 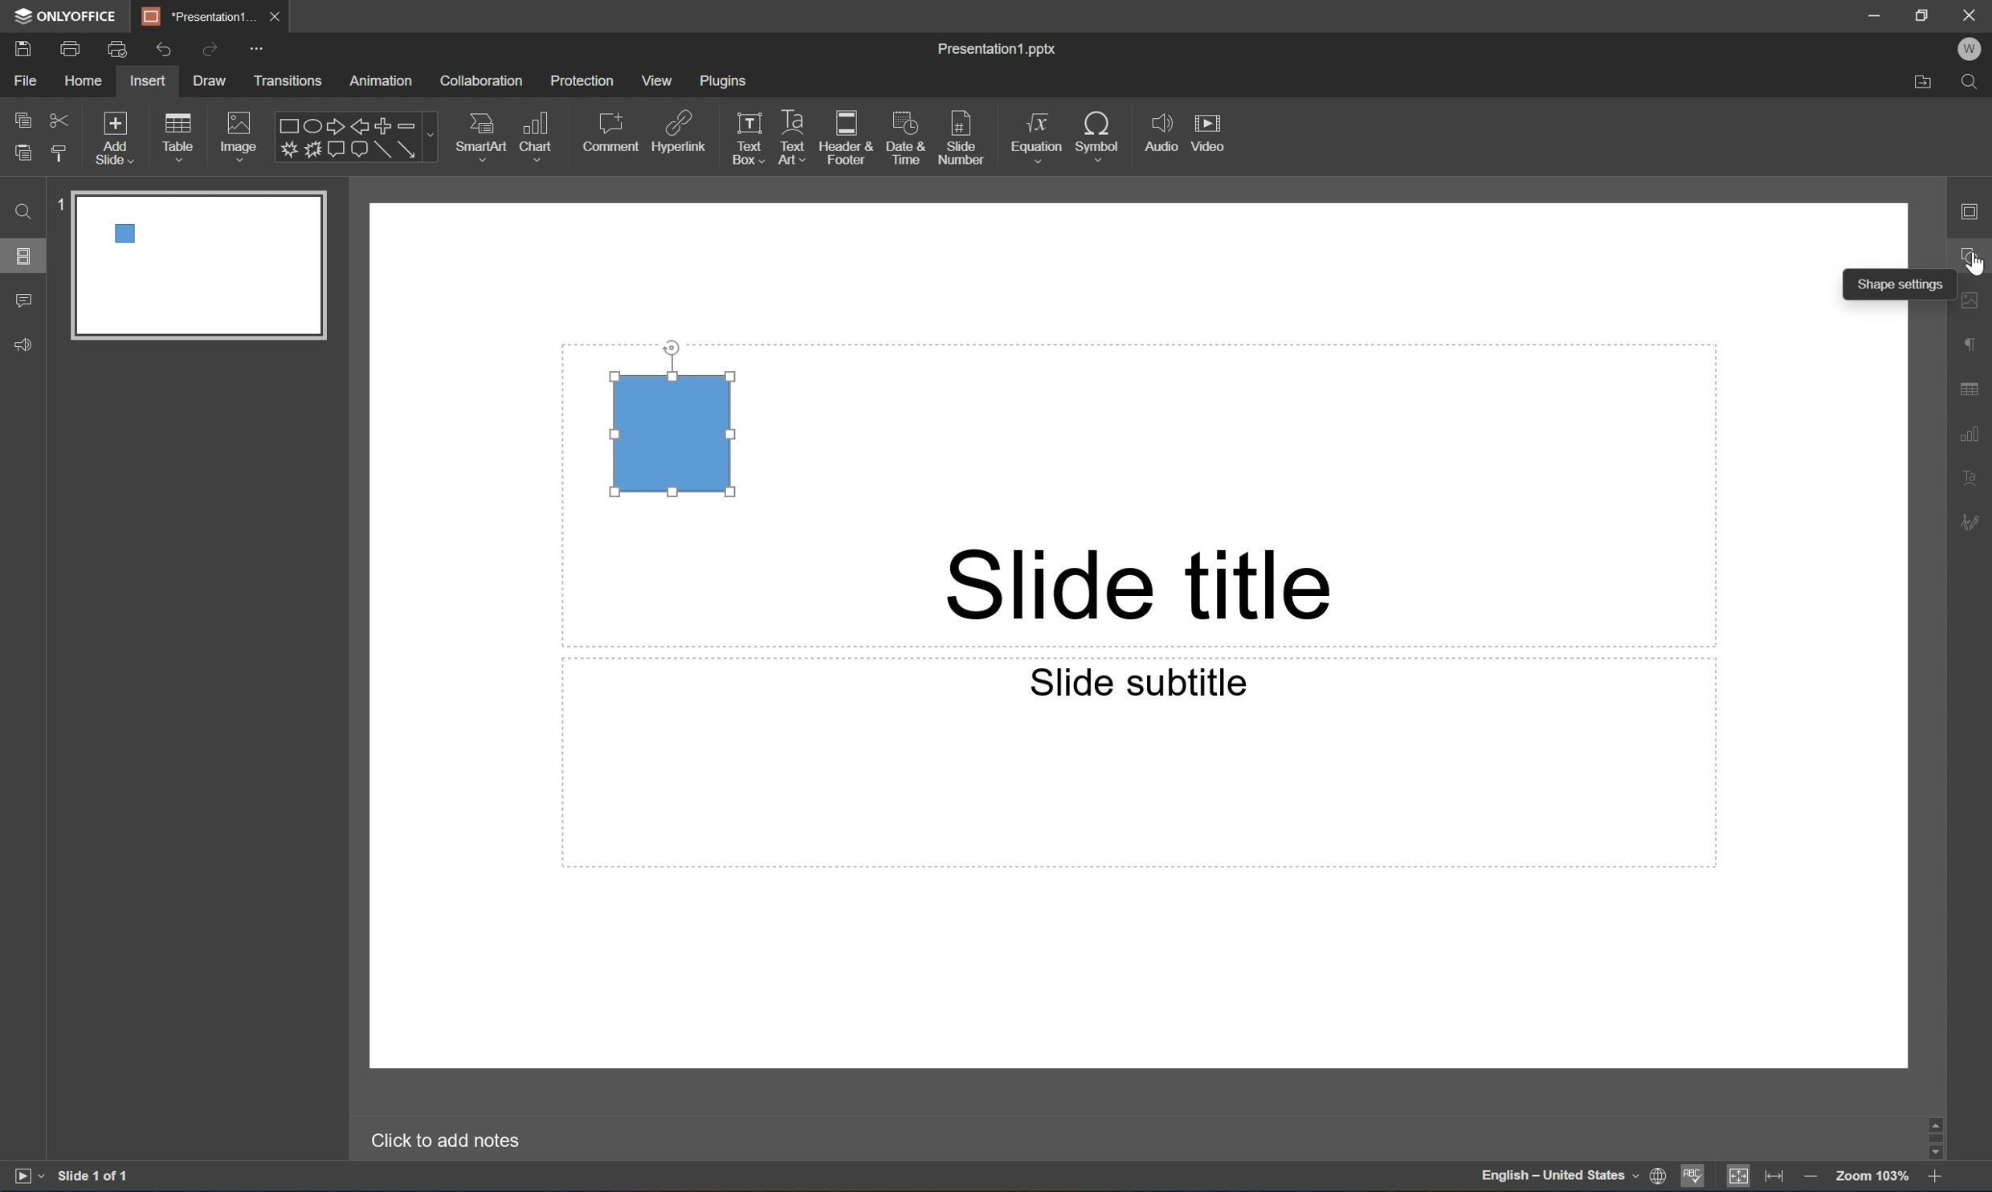 What do you see at coordinates (1974, 84) in the screenshot?
I see `Find` at bounding box center [1974, 84].